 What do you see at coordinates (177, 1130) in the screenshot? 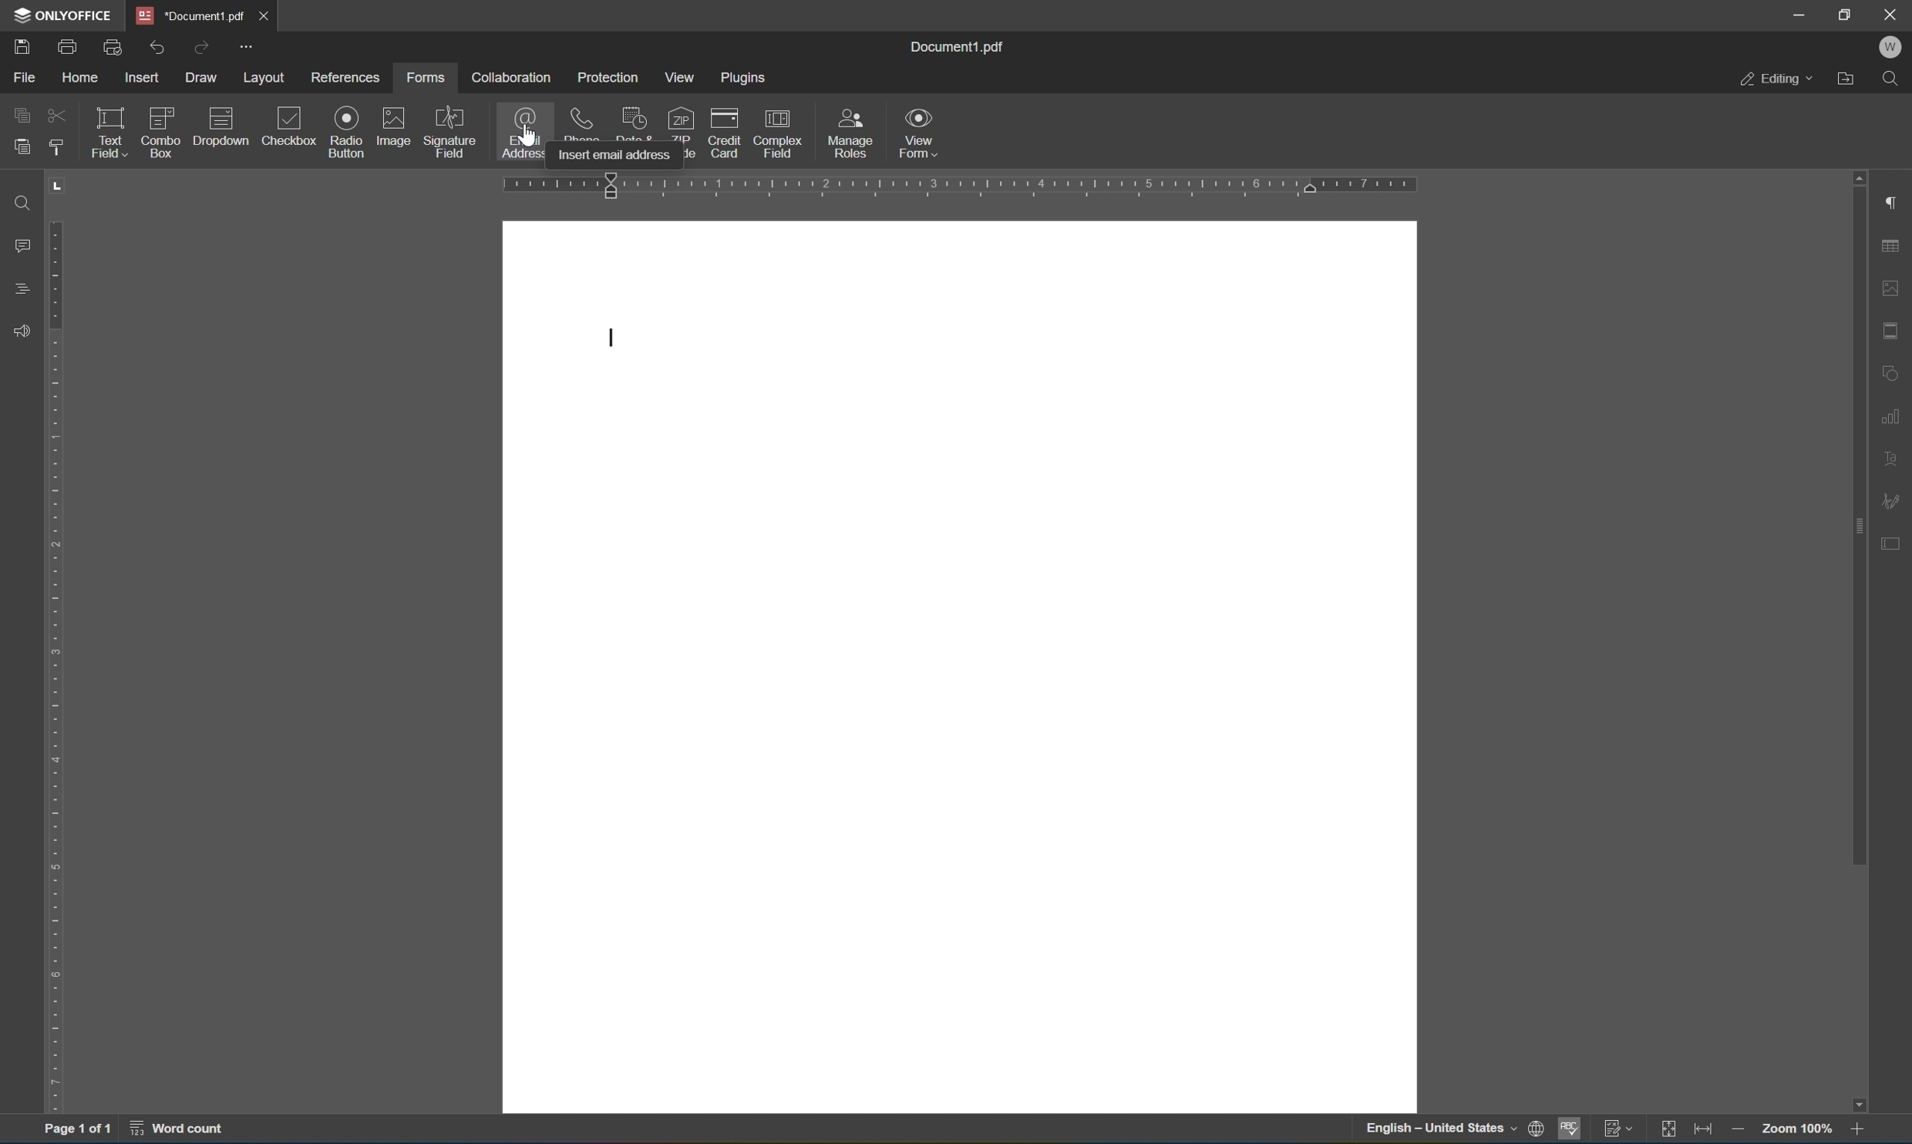
I see `word count` at bounding box center [177, 1130].